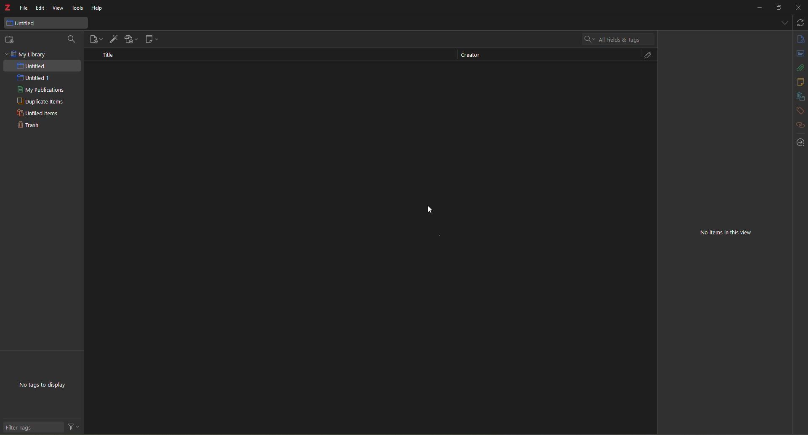 The width and height of the screenshot is (808, 435). What do you see at coordinates (776, 39) in the screenshot?
I see `find and replace` at bounding box center [776, 39].